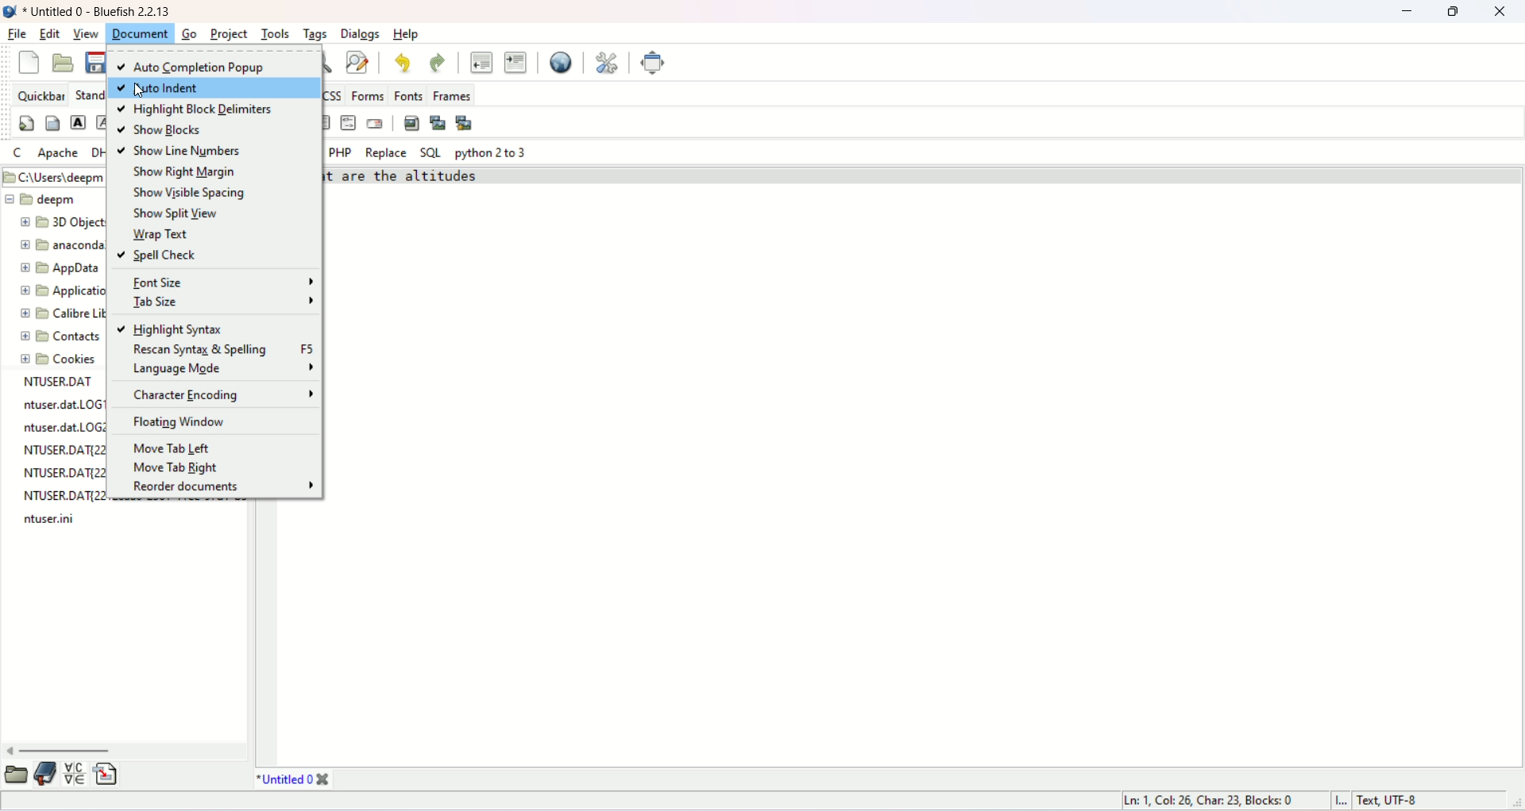  Describe the element at coordinates (141, 33) in the screenshot. I see `document` at that location.